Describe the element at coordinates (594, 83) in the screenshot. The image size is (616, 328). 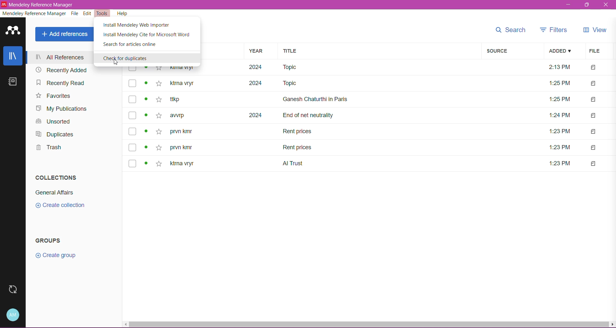
I see `file` at that location.